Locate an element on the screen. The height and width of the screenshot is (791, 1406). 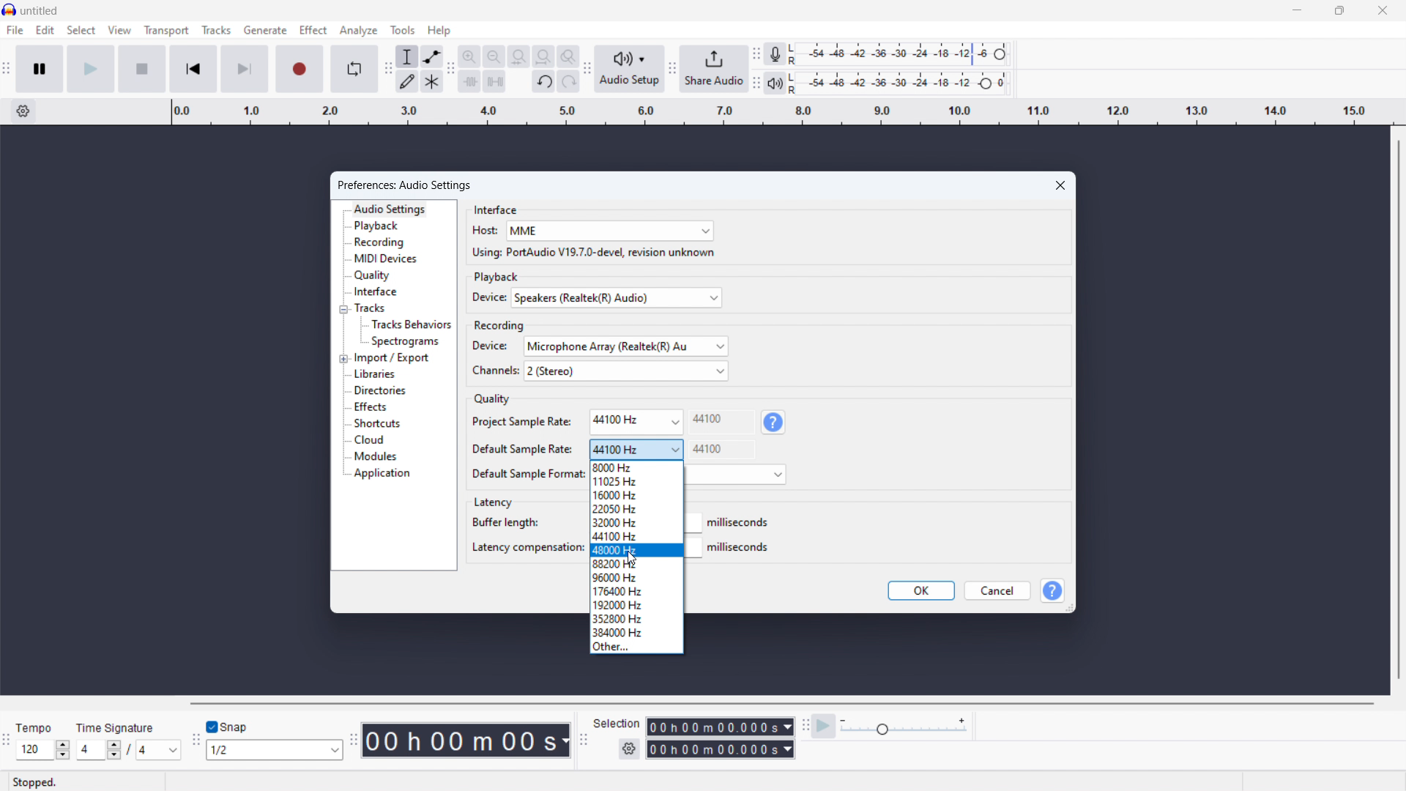
88200 Hz is located at coordinates (636, 565).